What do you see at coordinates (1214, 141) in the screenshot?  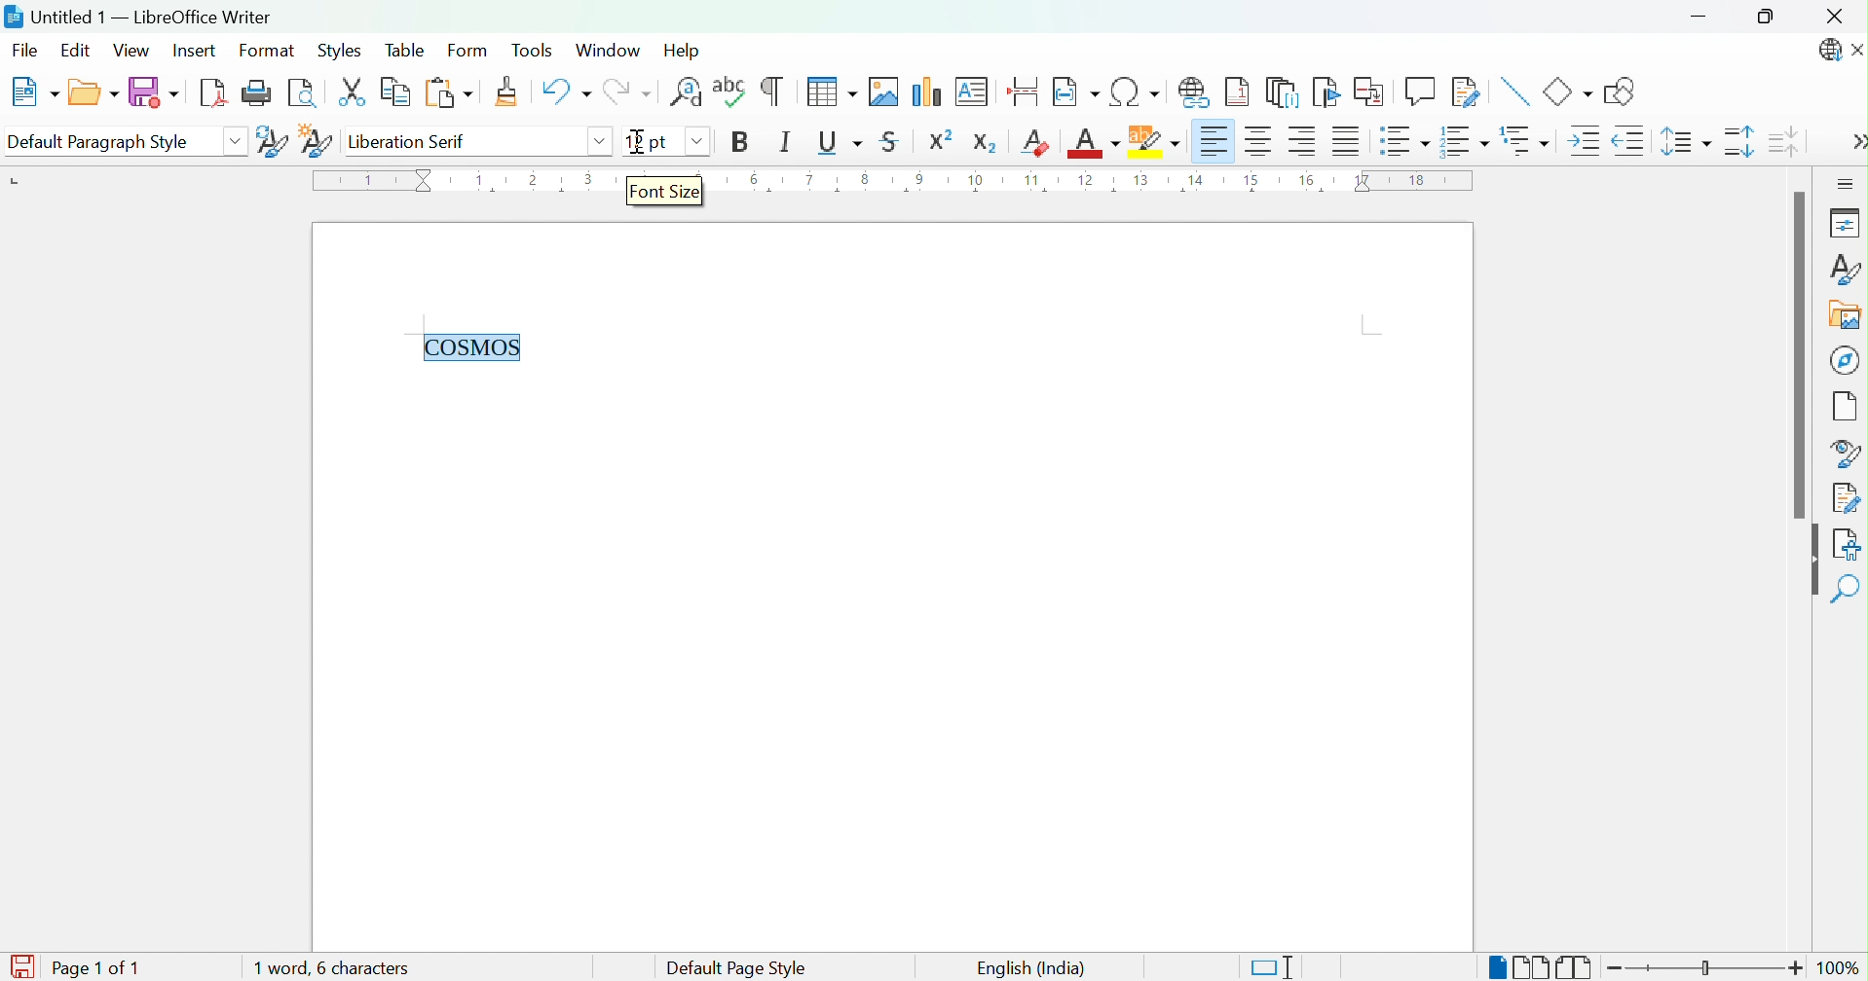 I see `Align Left` at bounding box center [1214, 141].